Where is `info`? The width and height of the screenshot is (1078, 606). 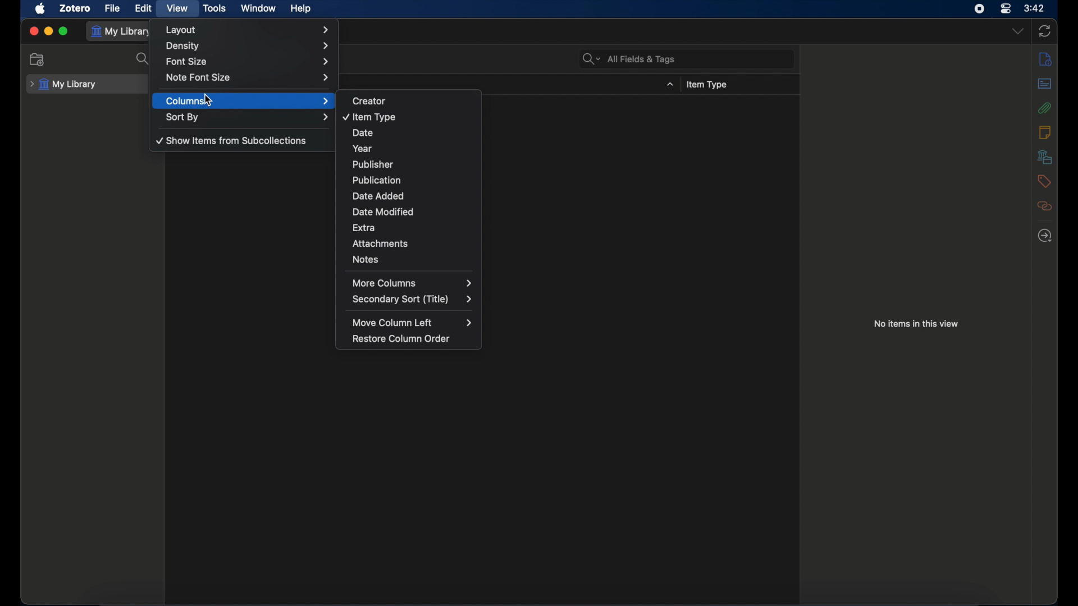
info is located at coordinates (1045, 59).